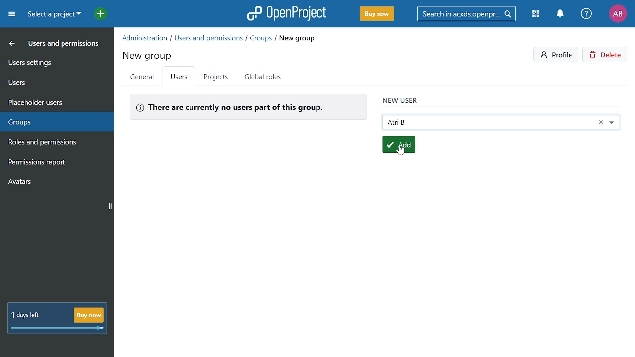  What do you see at coordinates (400, 99) in the screenshot?
I see `new user` at bounding box center [400, 99].